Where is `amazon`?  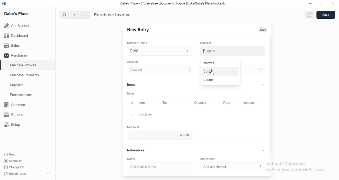 amazon is located at coordinates (220, 63).